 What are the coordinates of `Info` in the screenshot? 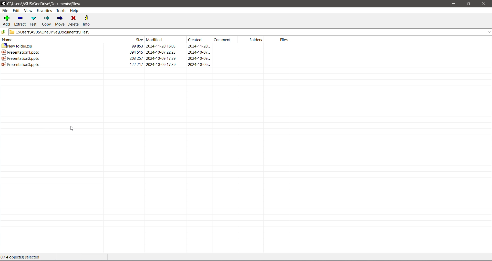 It's located at (87, 20).